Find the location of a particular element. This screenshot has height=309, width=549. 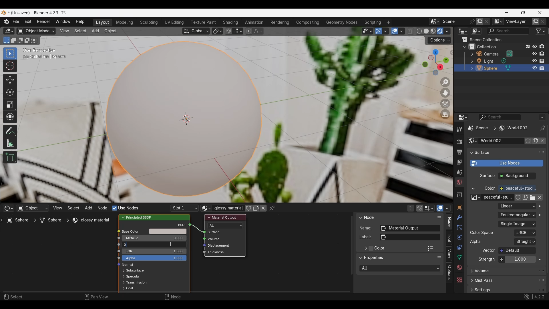

Object data properties is located at coordinates (459, 257).